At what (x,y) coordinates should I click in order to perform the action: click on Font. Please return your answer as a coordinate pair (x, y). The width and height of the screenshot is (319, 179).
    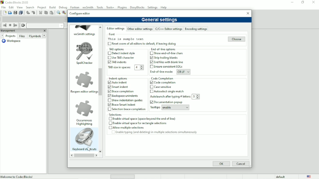
    Looking at the image, I should click on (143, 34).